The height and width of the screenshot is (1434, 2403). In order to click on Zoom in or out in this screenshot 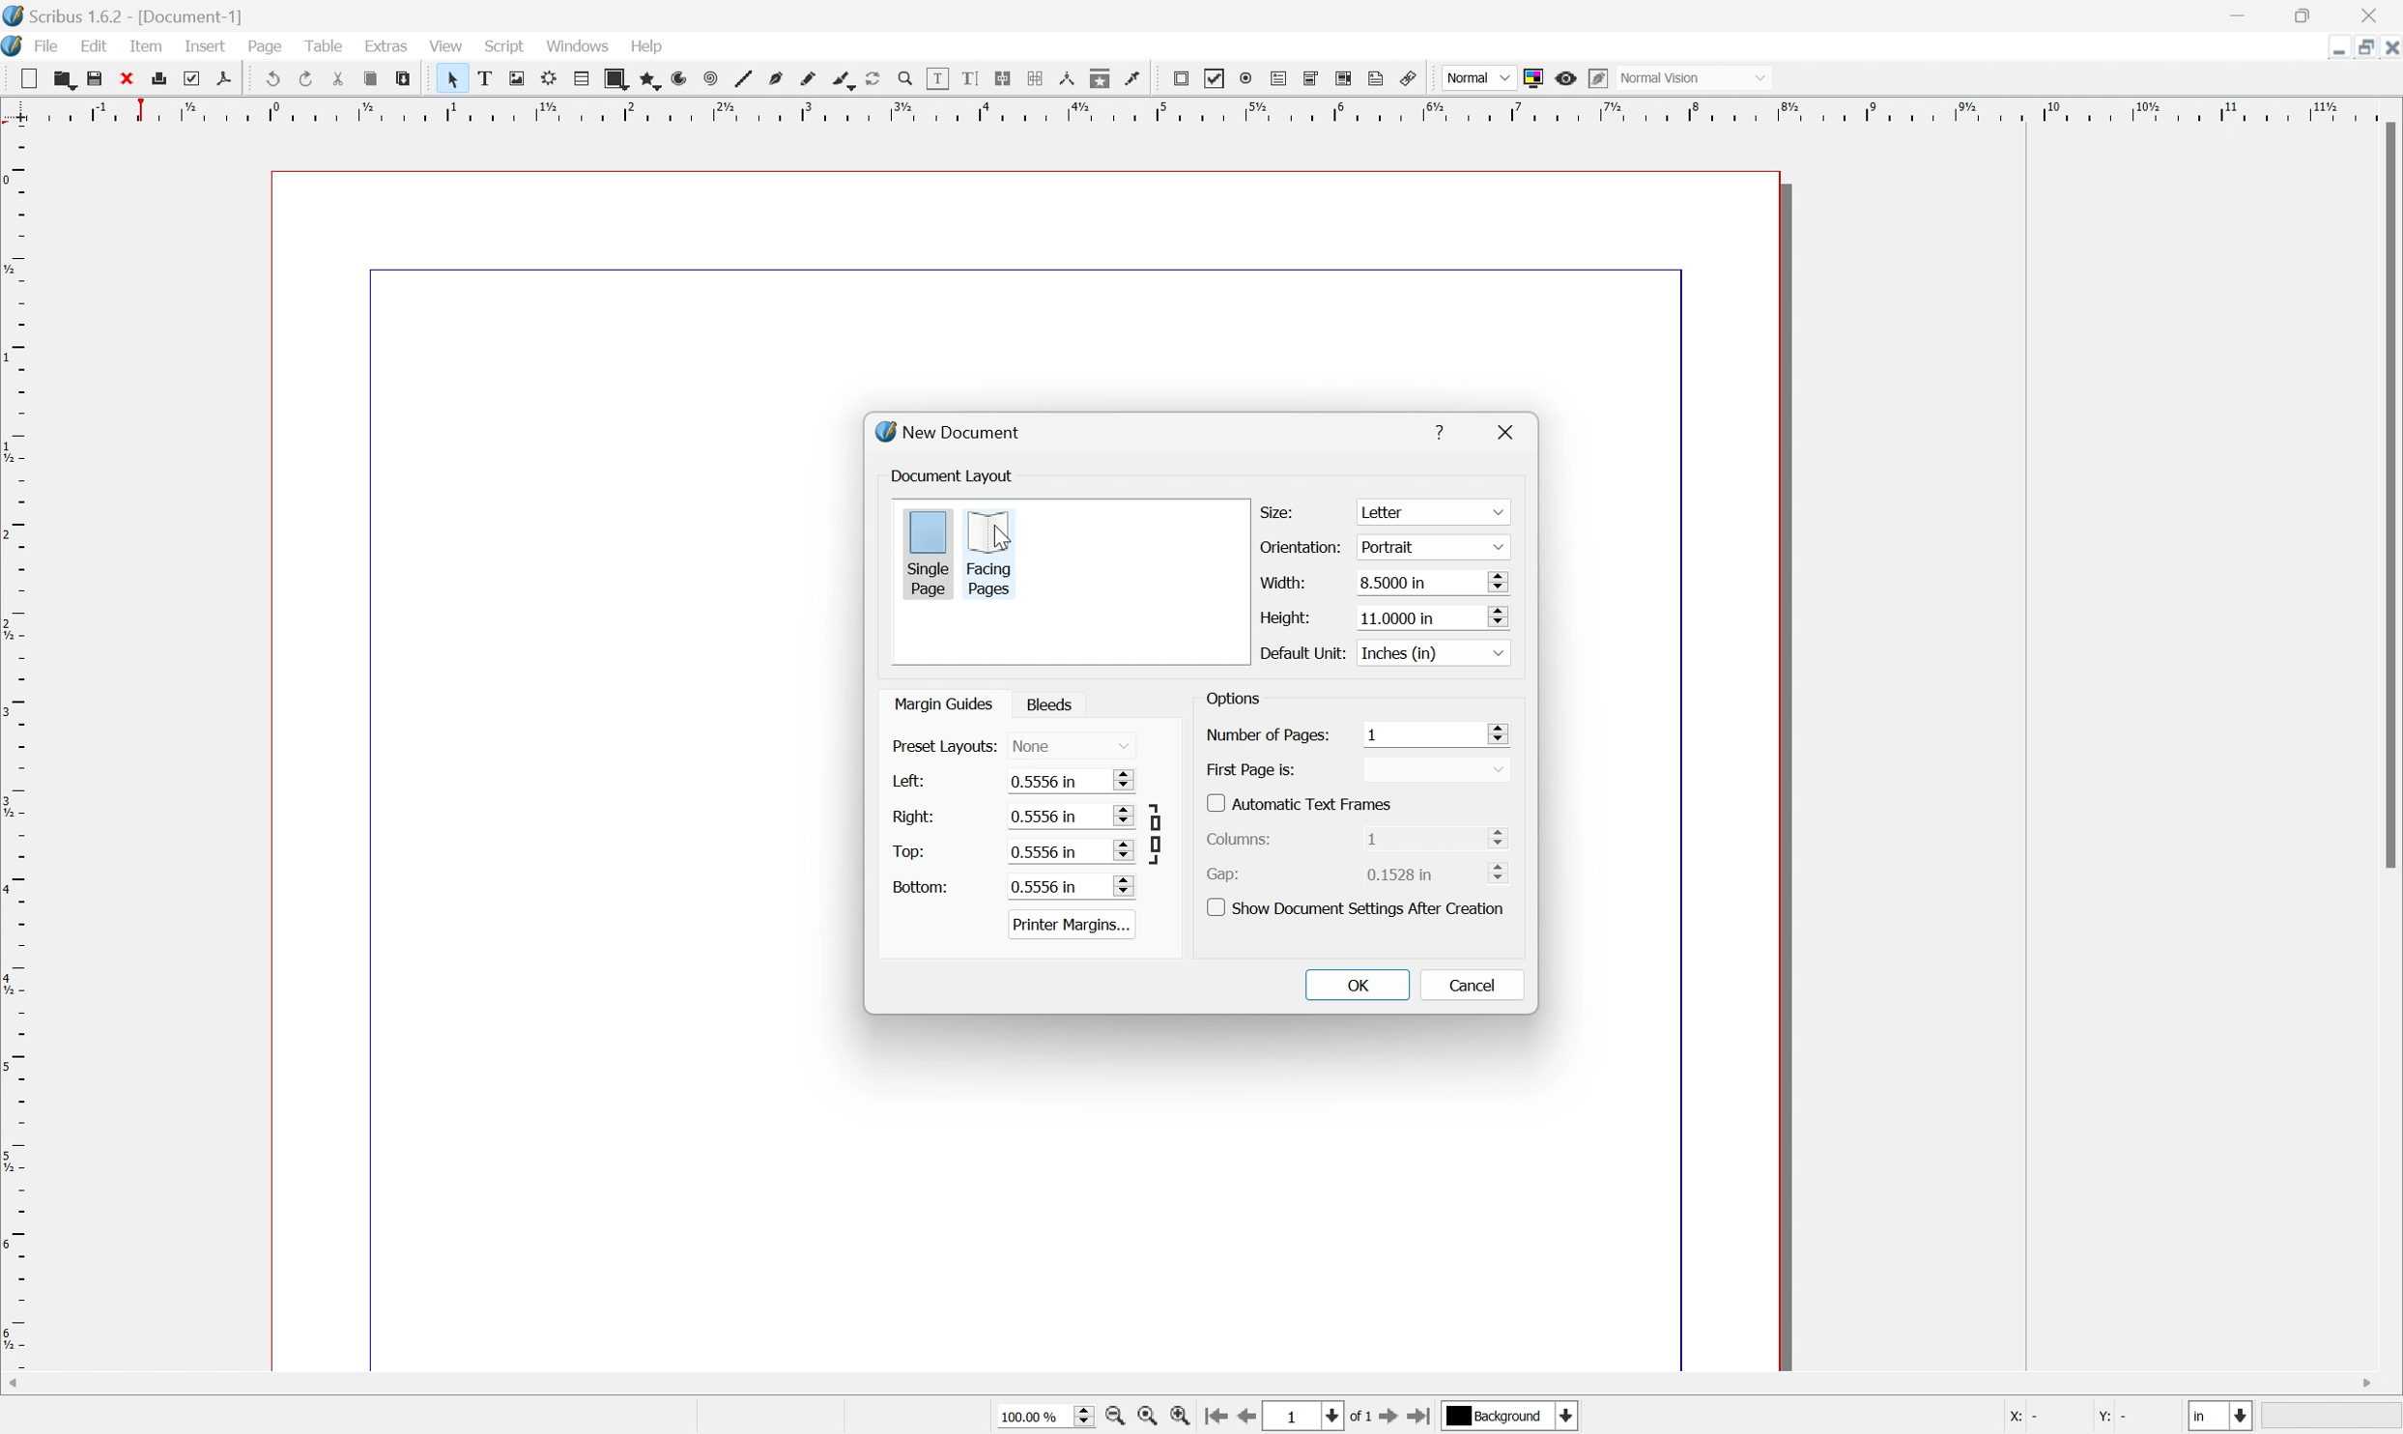, I will do `click(903, 75)`.